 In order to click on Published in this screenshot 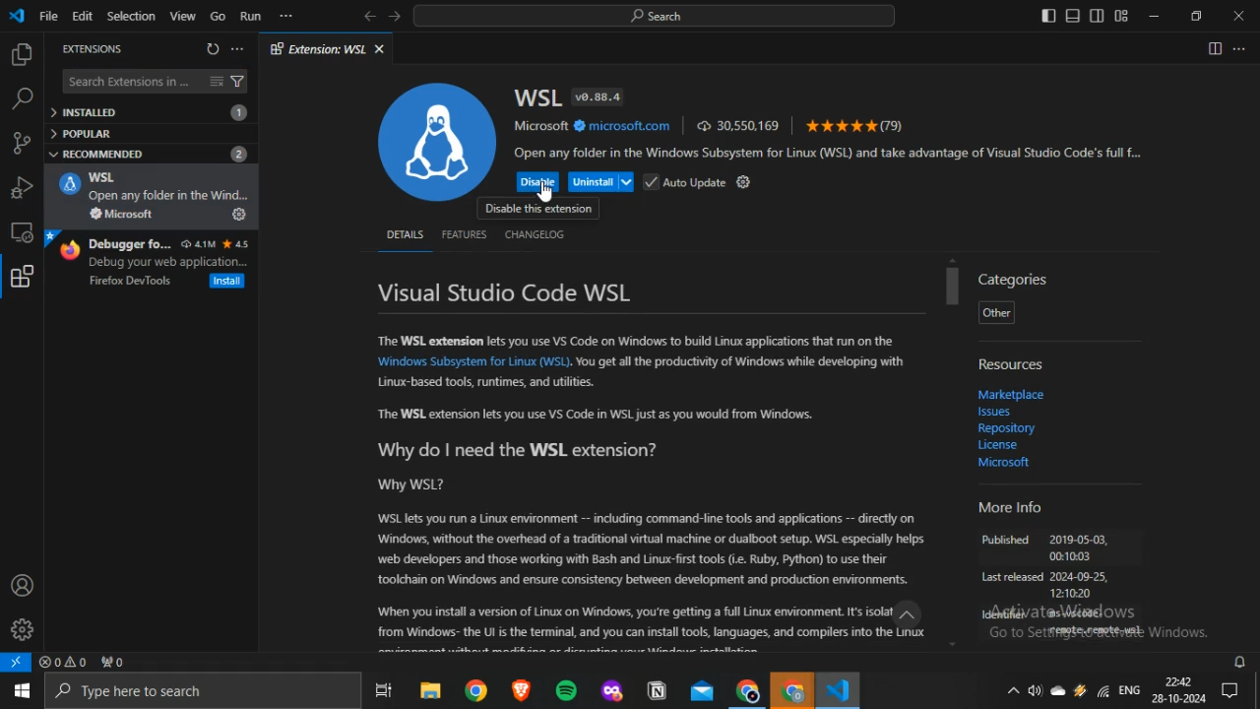, I will do `click(1006, 542)`.